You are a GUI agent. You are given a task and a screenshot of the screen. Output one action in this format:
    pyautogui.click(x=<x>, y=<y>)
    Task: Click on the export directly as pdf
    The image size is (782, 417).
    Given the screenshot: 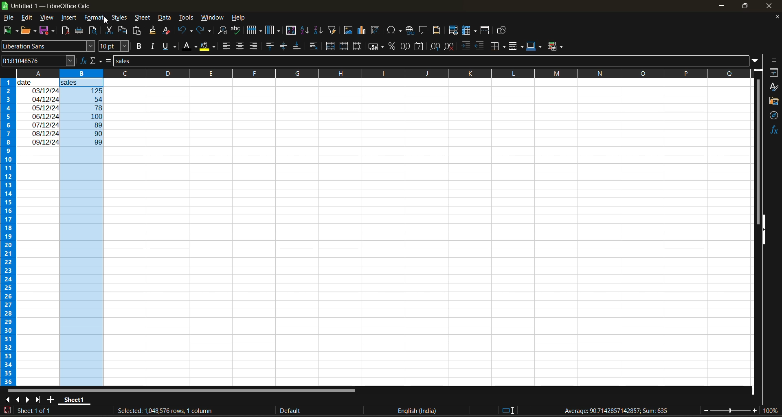 What is the action you would take?
    pyautogui.click(x=66, y=31)
    